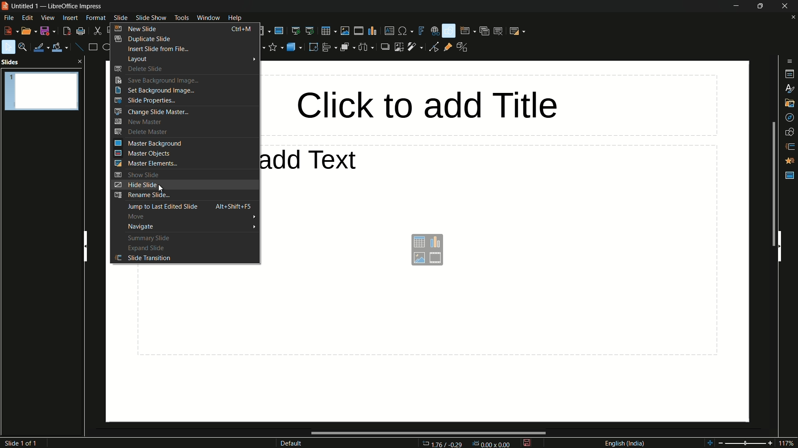 The image size is (798, 448). What do you see at coordinates (190, 207) in the screenshot?
I see `jump to last edited slide` at bounding box center [190, 207].